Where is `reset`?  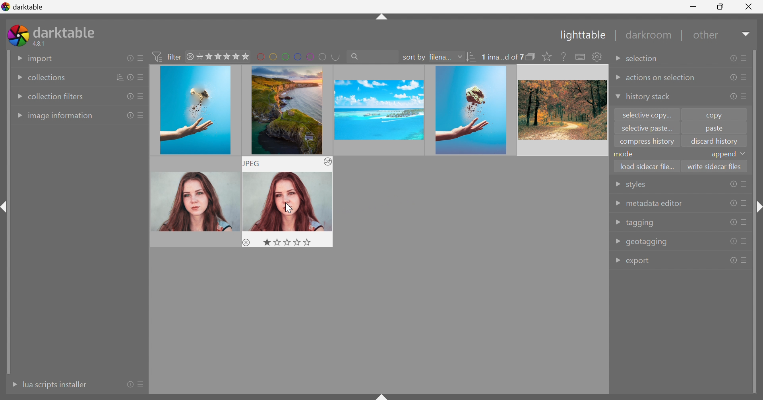
reset is located at coordinates (733, 222).